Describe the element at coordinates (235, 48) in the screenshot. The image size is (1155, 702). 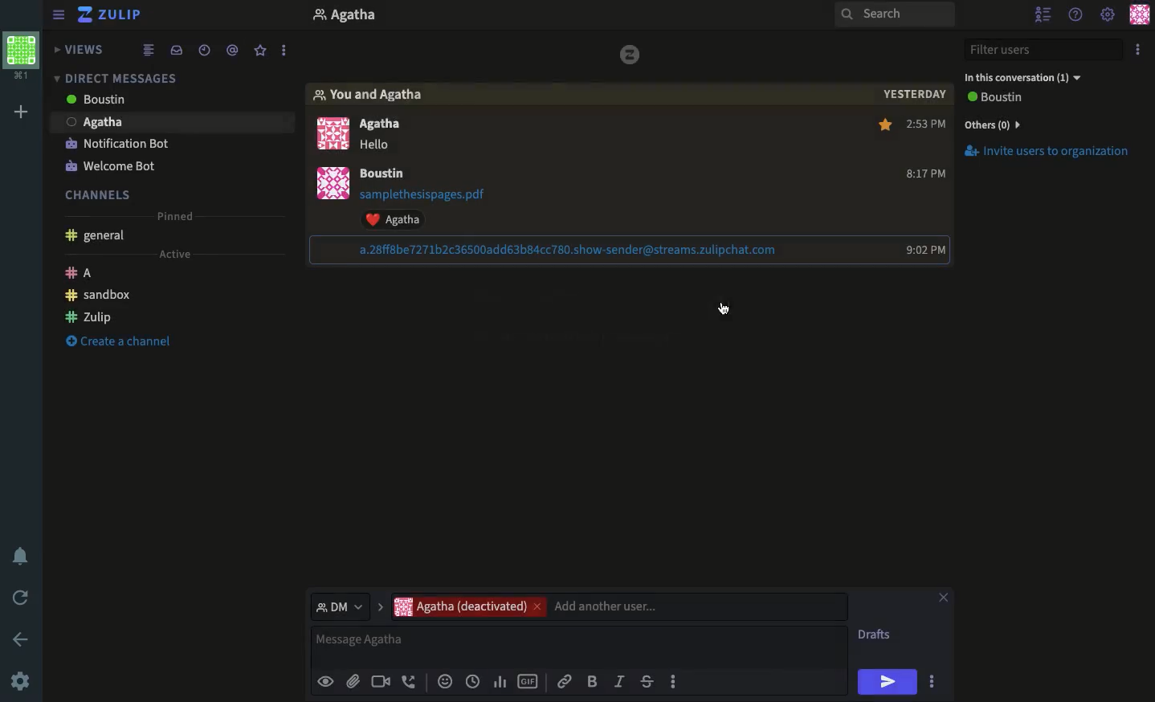
I see `Tag` at that location.